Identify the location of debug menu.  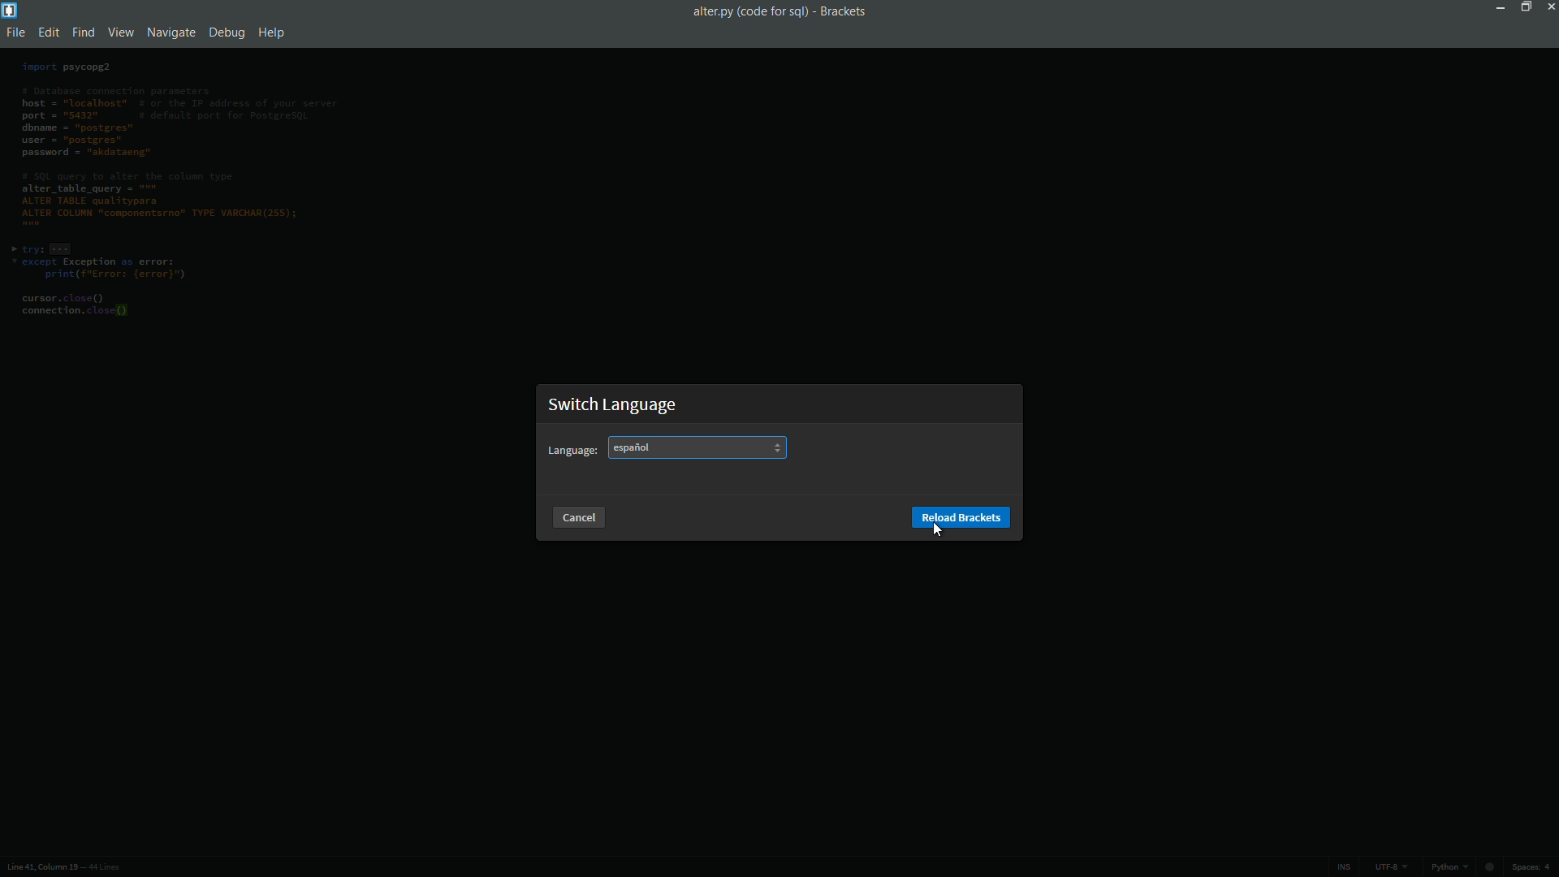
(223, 33).